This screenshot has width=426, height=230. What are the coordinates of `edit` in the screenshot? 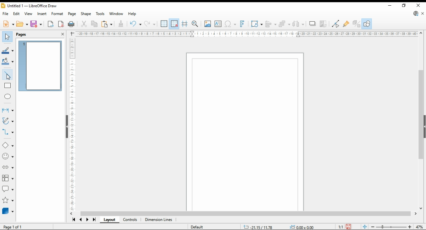 It's located at (17, 13).